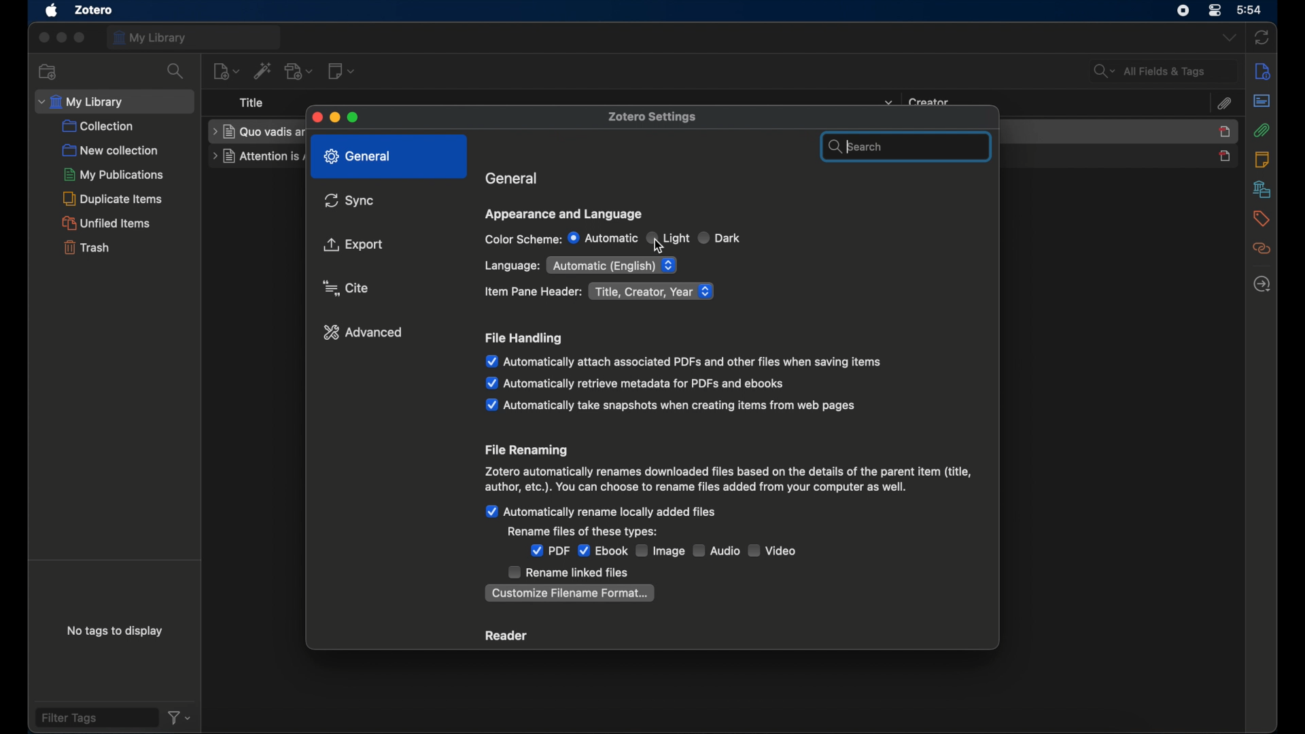 Image resolution: width=1305 pixels, height=734 pixels. What do you see at coordinates (773, 549) in the screenshot?
I see `video checkbox` at bounding box center [773, 549].